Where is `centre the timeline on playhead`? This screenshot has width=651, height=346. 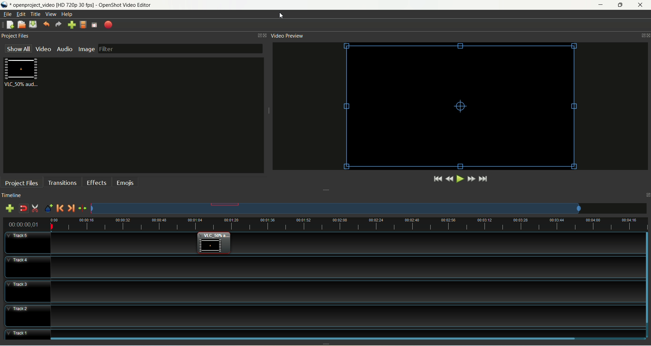
centre the timeline on playhead is located at coordinates (82, 208).